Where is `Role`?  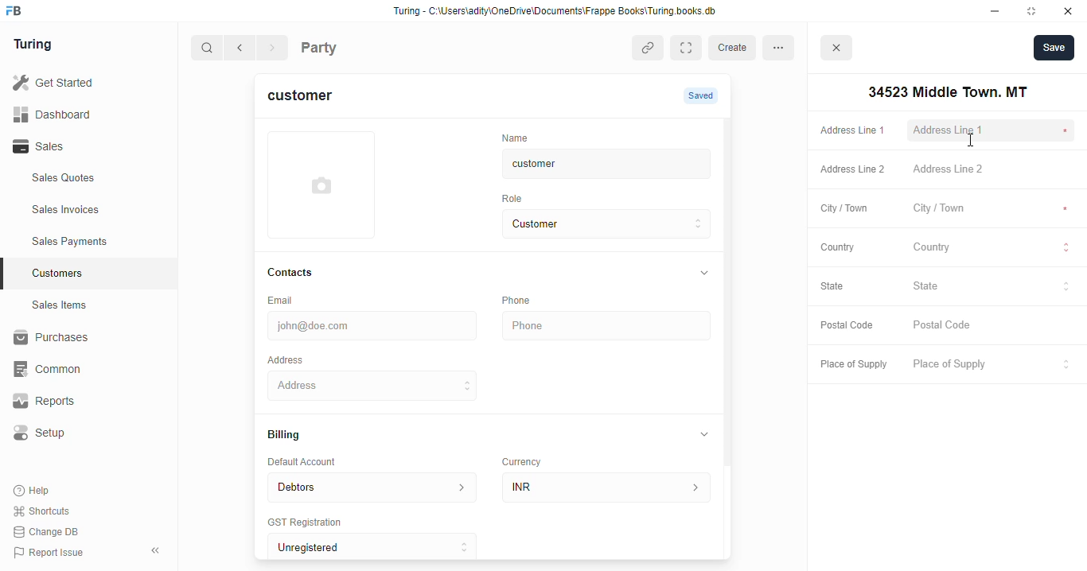 Role is located at coordinates (517, 198).